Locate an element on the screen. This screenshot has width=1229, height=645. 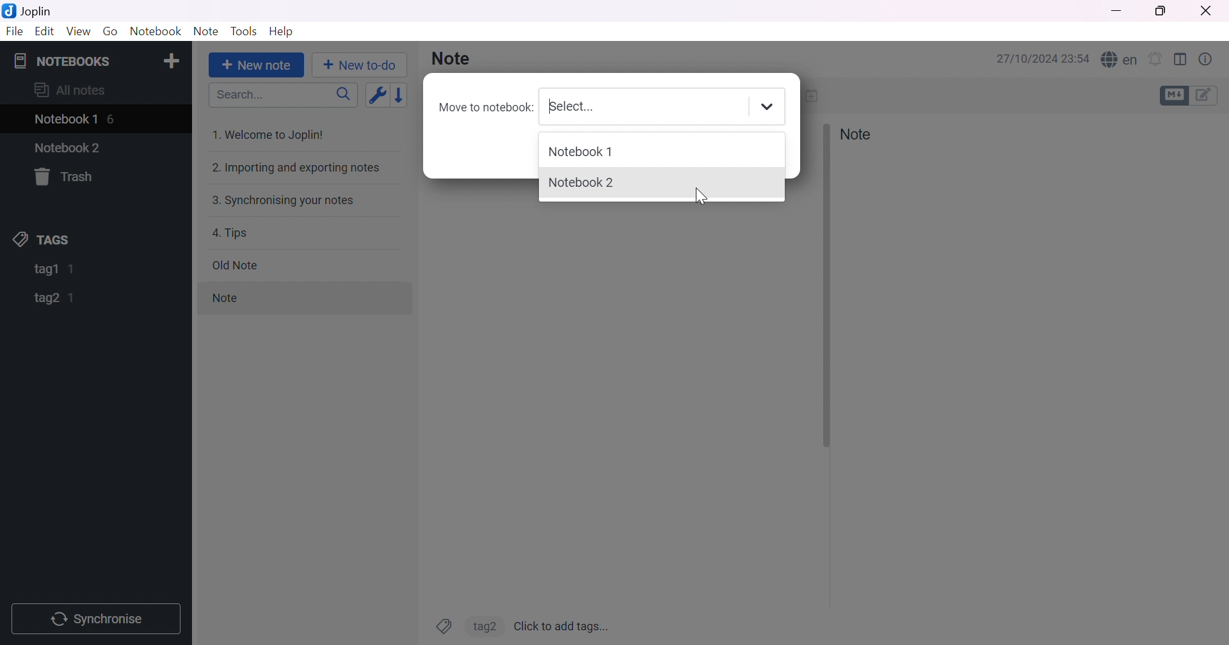
Joplin is located at coordinates (29, 11).